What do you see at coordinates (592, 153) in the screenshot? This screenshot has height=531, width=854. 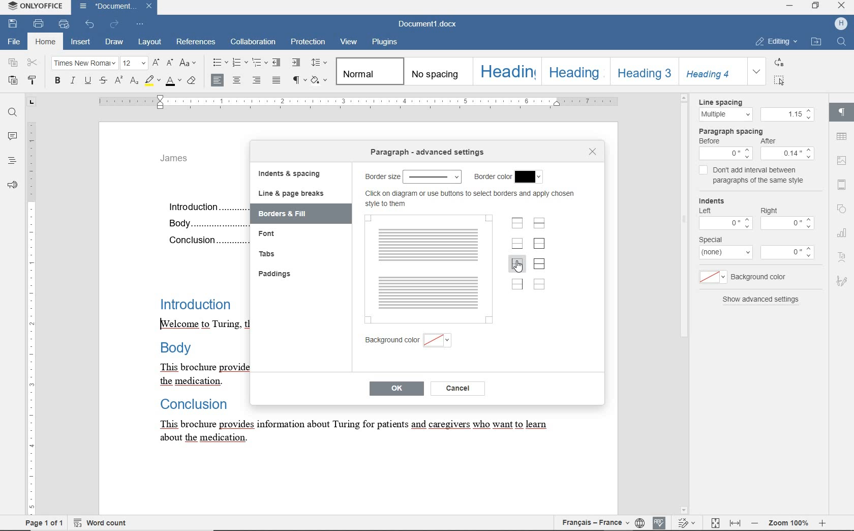 I see `close` at bounding box center [592, 153].